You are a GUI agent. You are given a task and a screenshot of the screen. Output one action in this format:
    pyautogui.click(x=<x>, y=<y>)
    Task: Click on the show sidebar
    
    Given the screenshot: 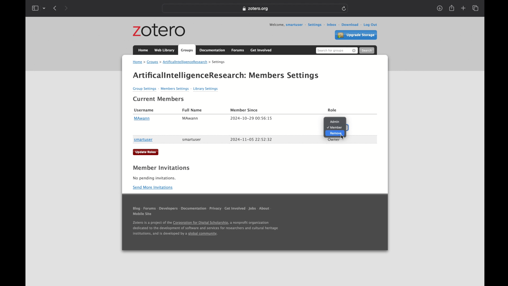 What is the action you would take?
    pyautogui.click(x=35, y=8)
    